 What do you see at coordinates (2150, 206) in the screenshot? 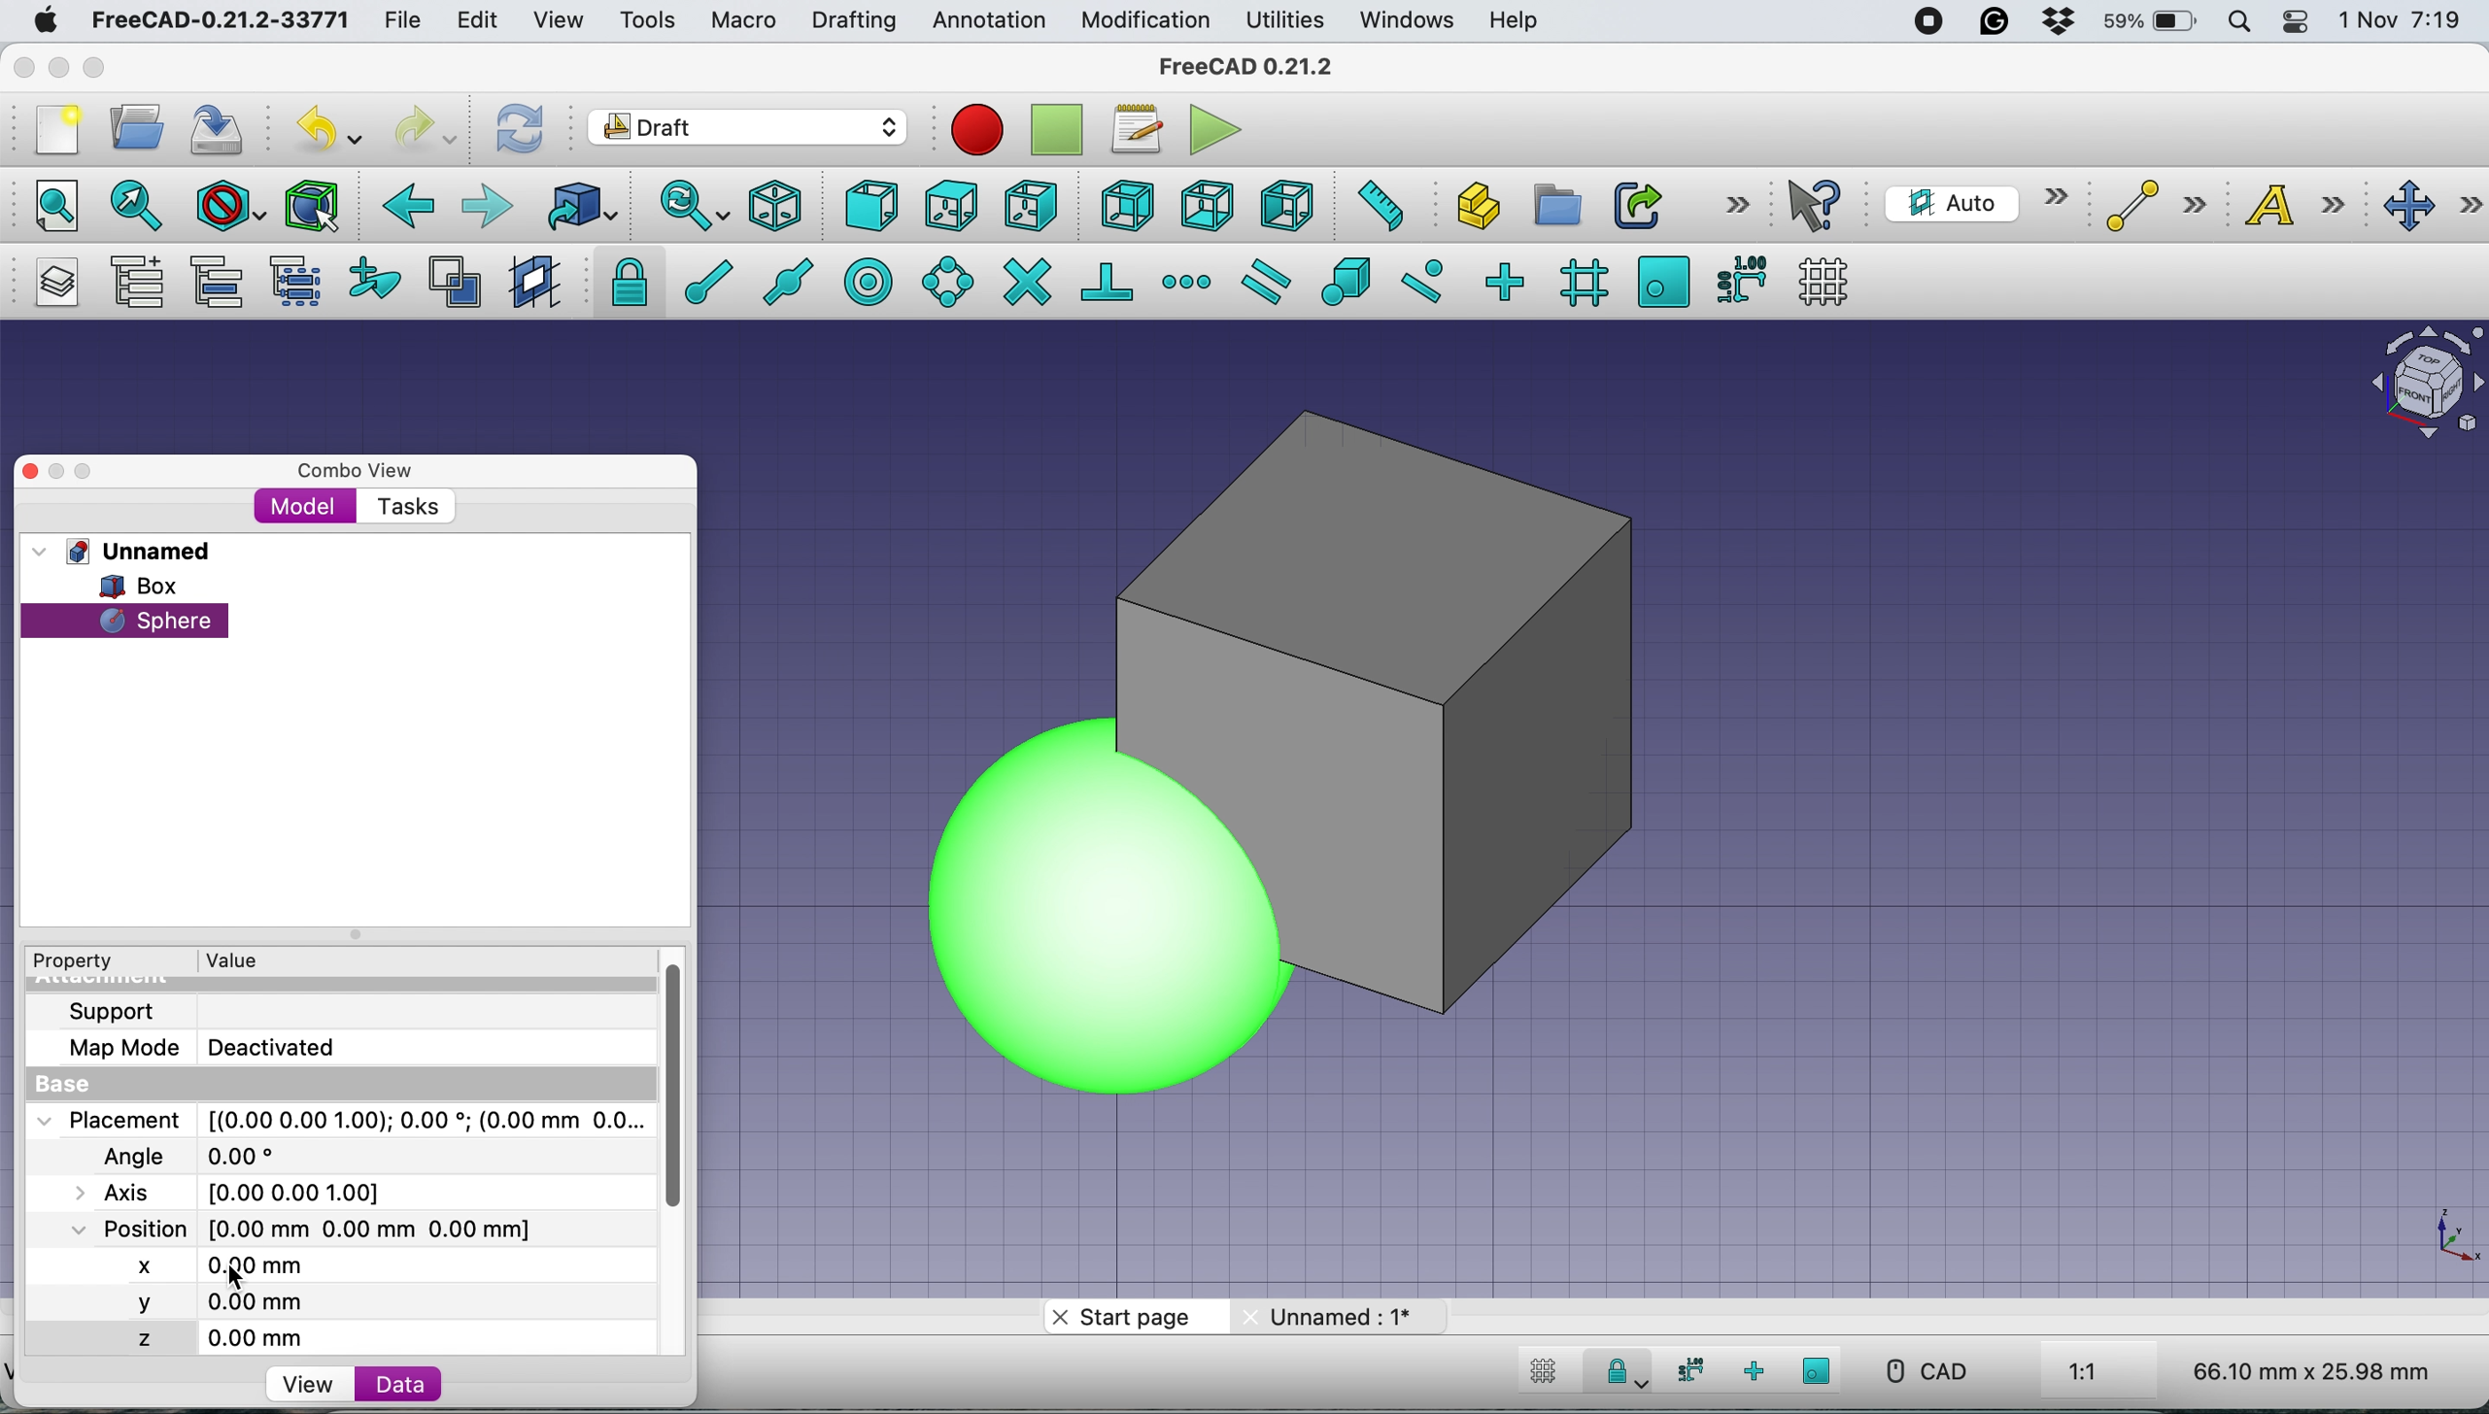
I see `line` at bounding box center [2150, 206].